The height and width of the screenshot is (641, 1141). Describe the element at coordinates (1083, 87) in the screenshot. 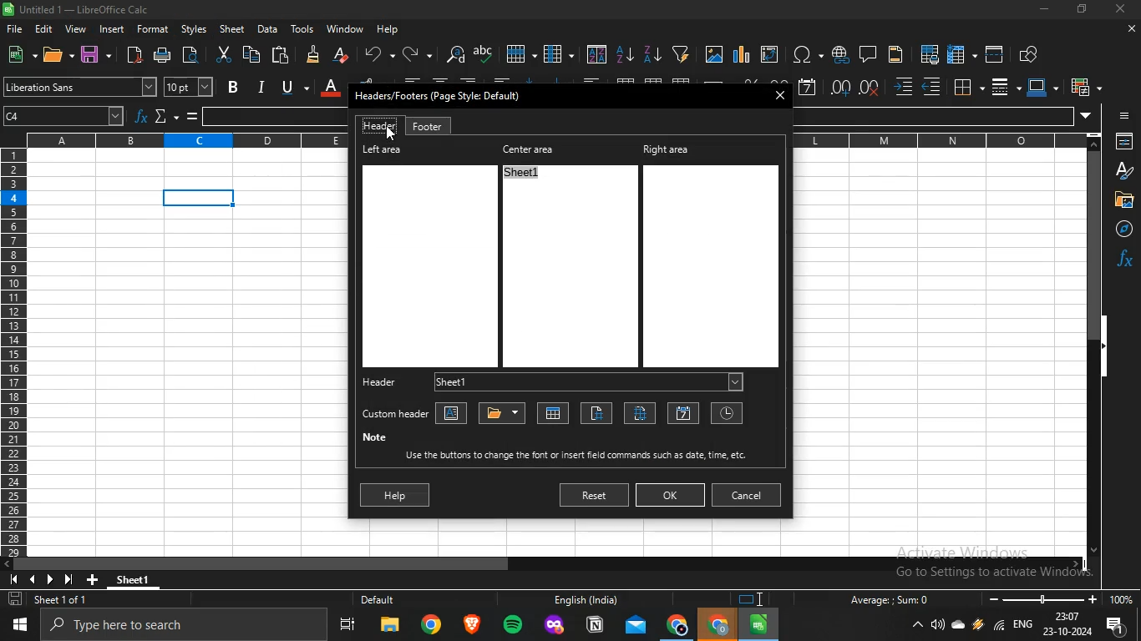

I see `conditional` at that location.